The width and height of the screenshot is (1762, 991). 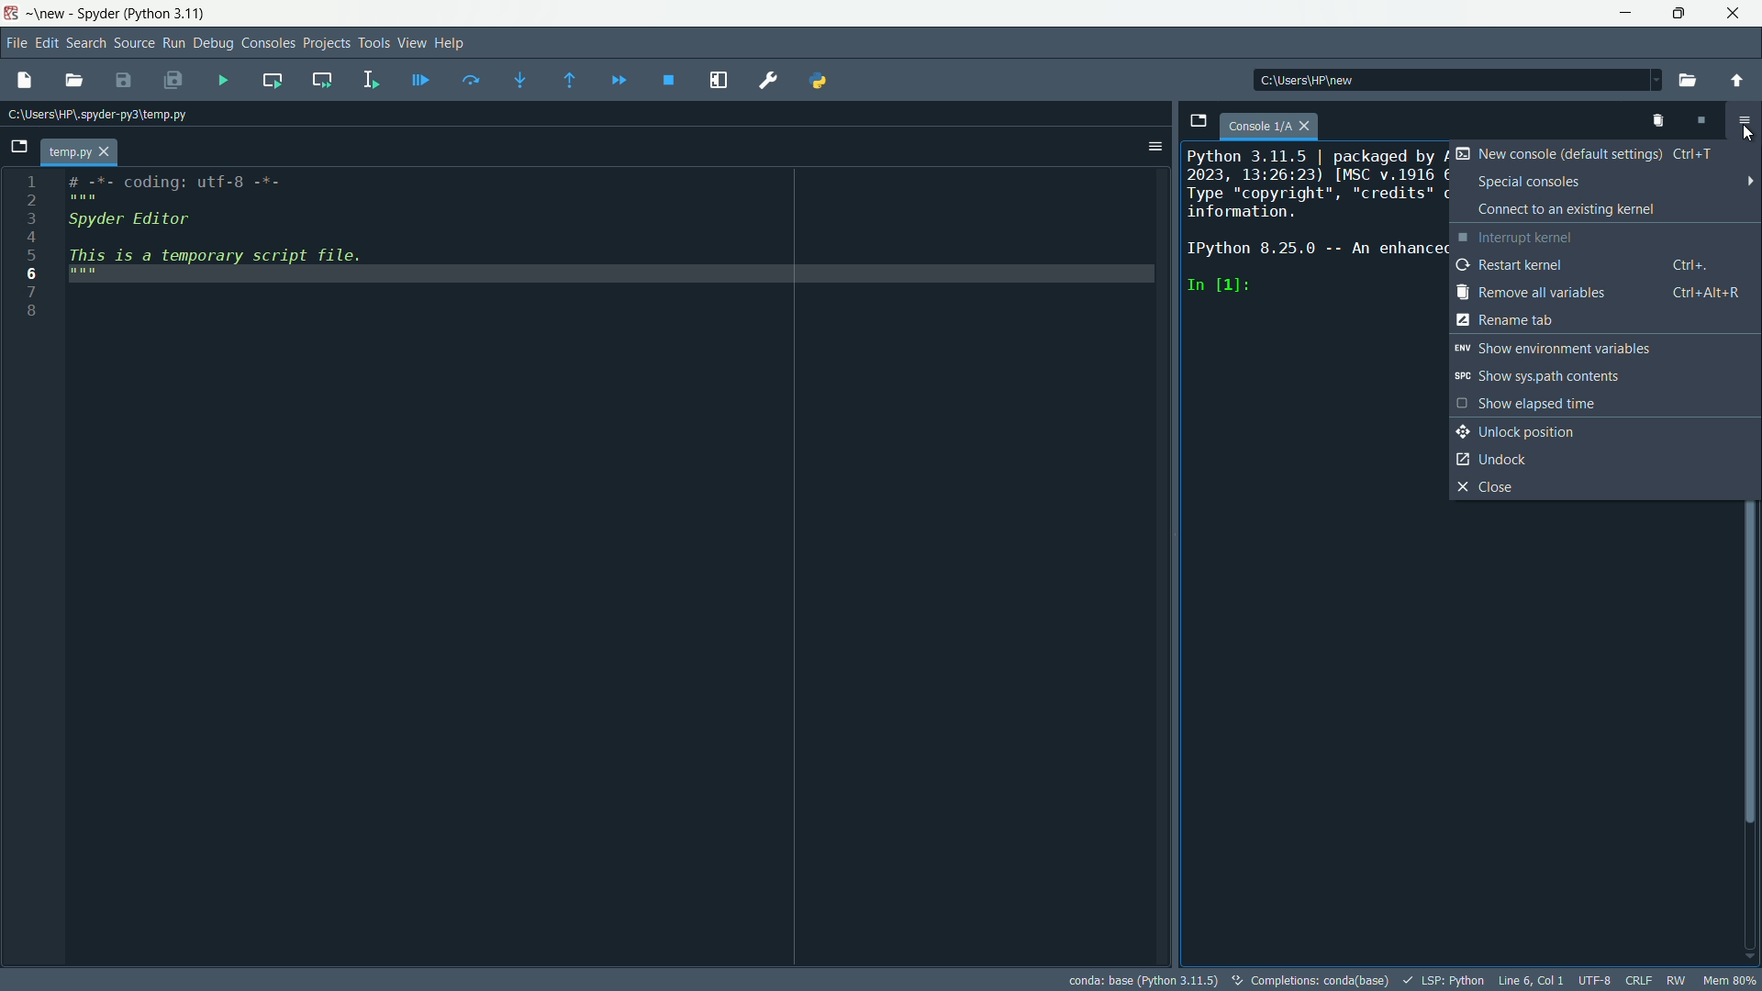 I want to click on edit menu, so click(x=46, y=41).